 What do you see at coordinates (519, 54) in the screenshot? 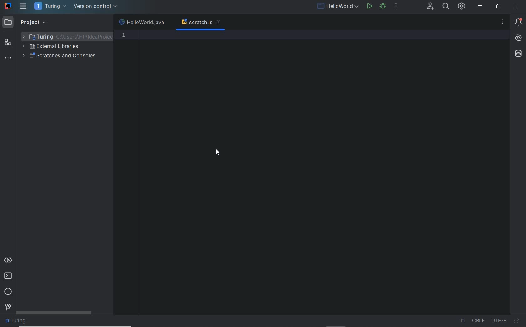
I see `database` at bounding box center [519, 54].